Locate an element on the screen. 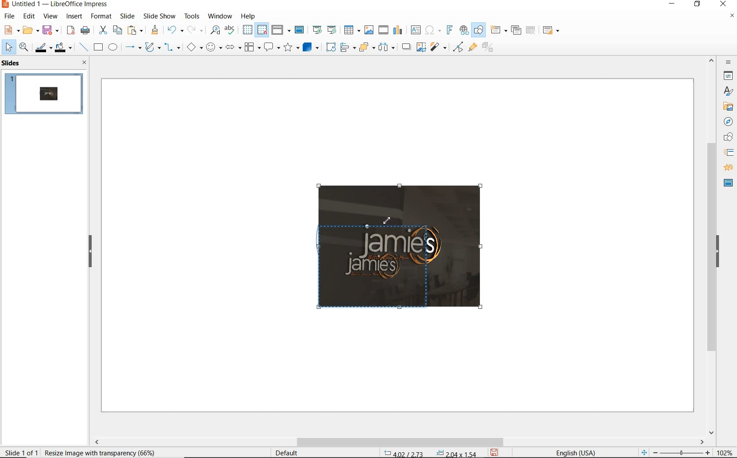 The width and height of the screenshot is (737, 458). insert is located at coordinates (75, 17).